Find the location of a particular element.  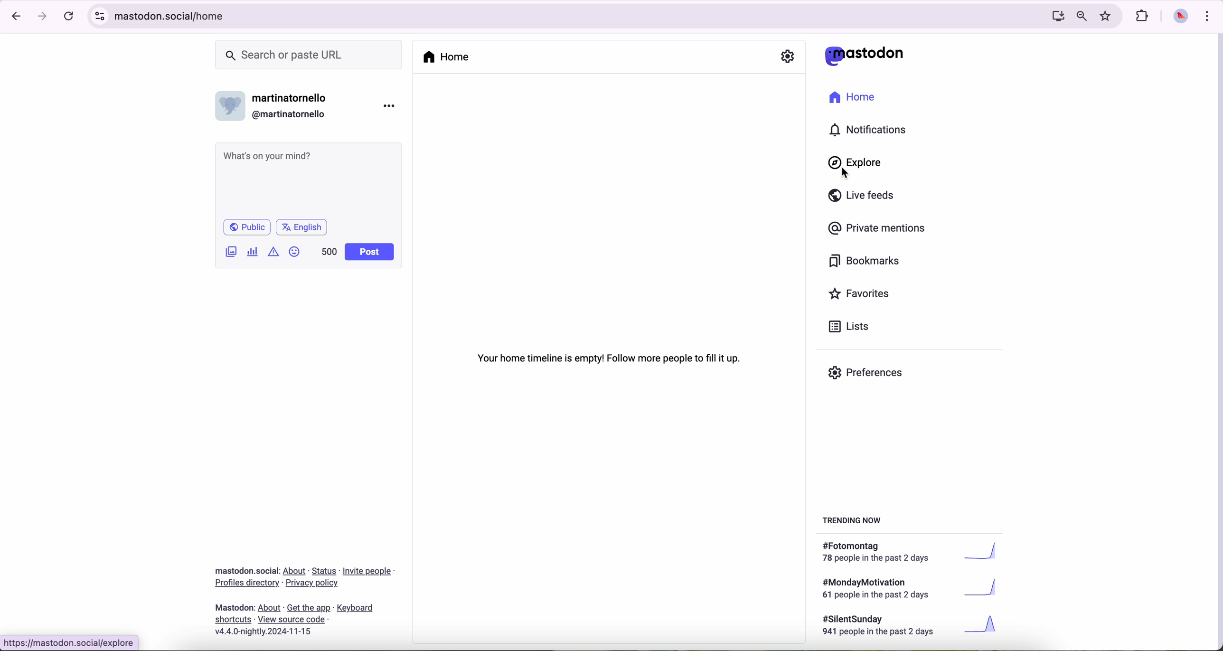

private mentions is located at coordinates (877, 229).